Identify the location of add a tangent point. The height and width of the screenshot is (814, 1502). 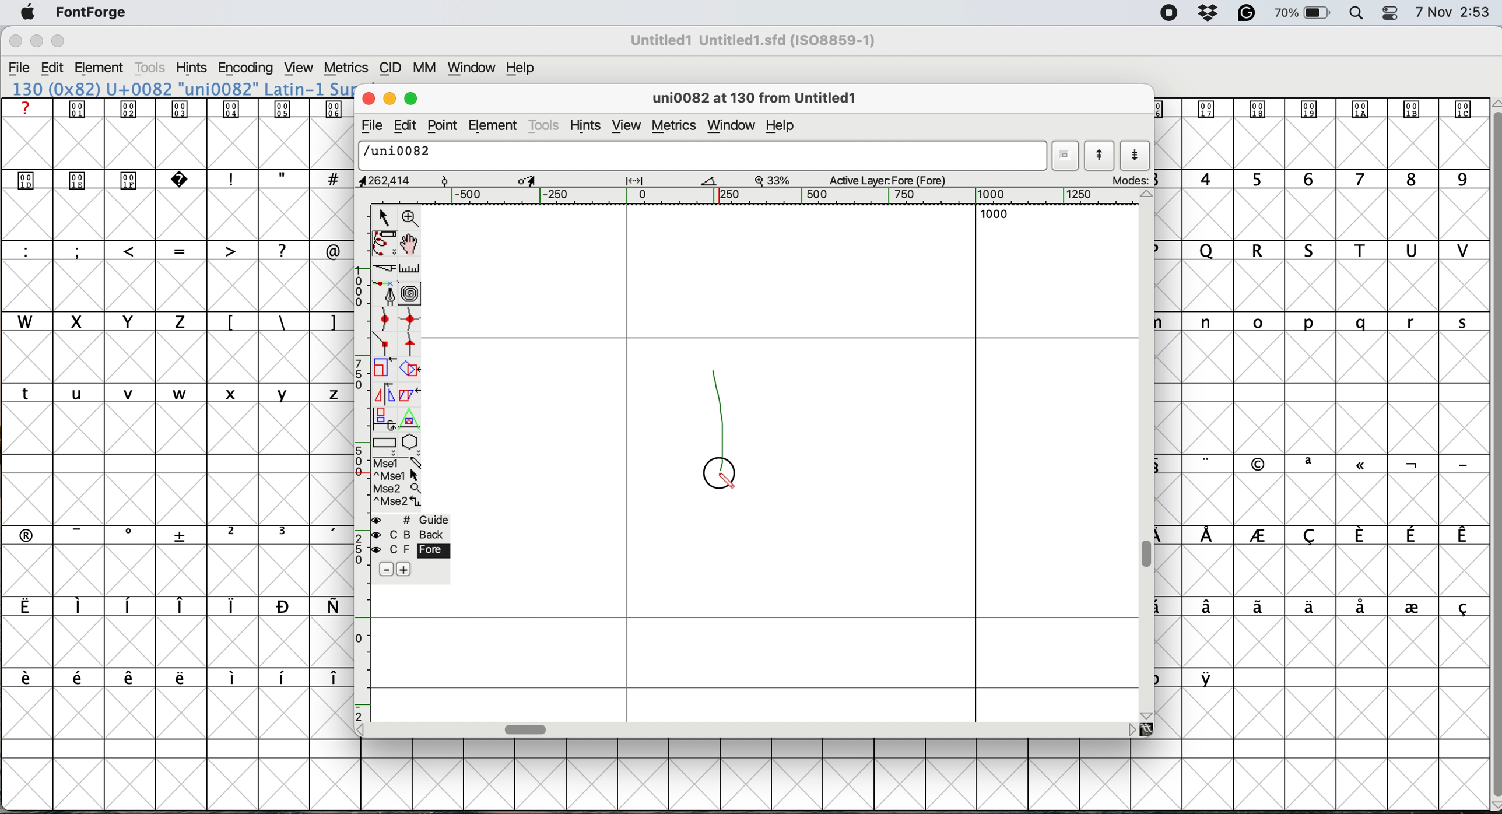
(412, 346).